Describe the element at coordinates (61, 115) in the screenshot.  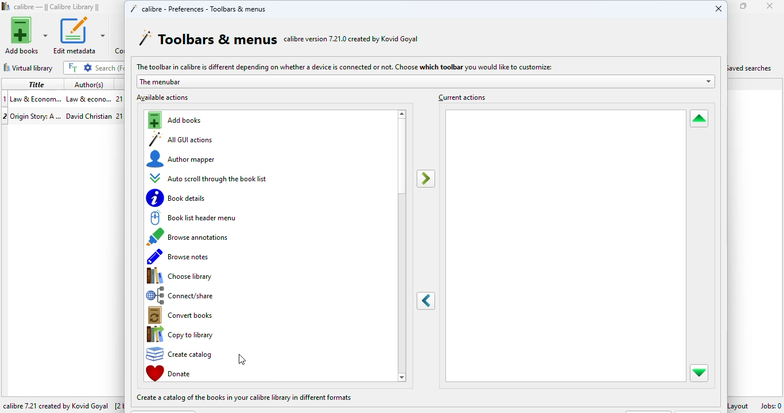
I see `book 2` at that location.